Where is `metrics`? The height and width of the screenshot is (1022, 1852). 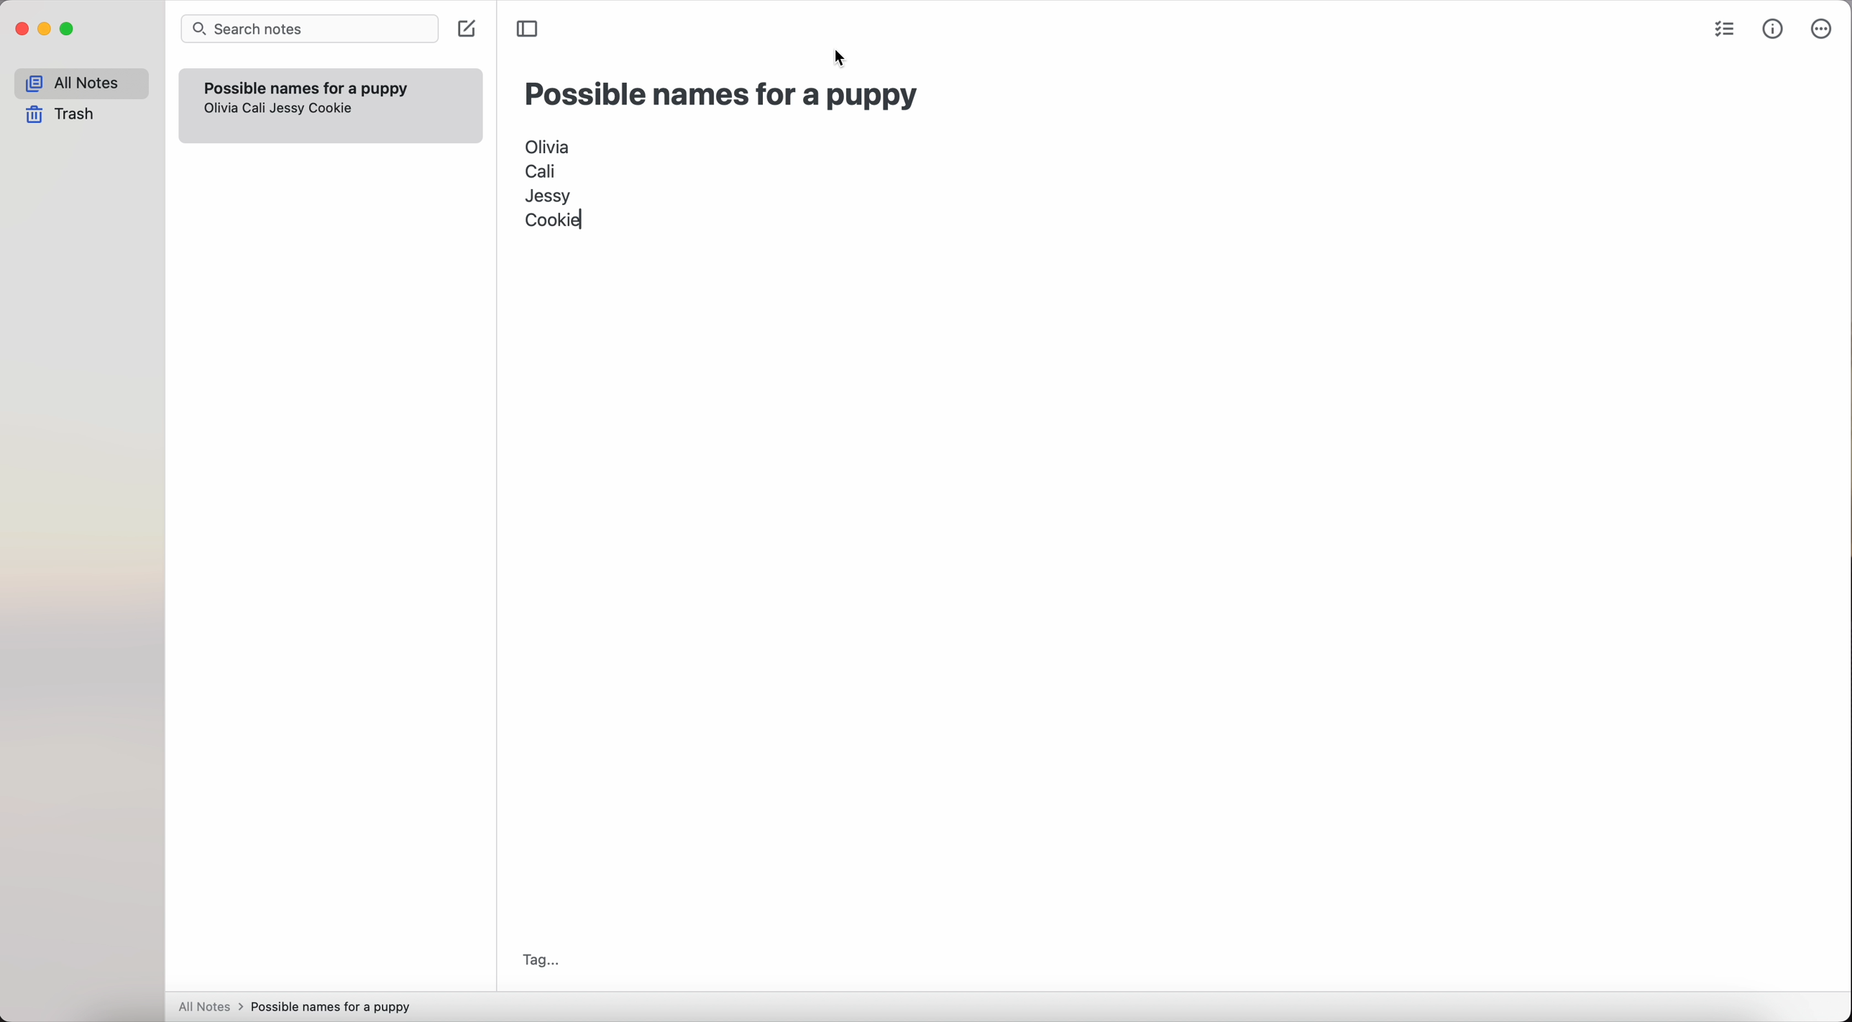
metrics is located at coordinates (1774, 29).